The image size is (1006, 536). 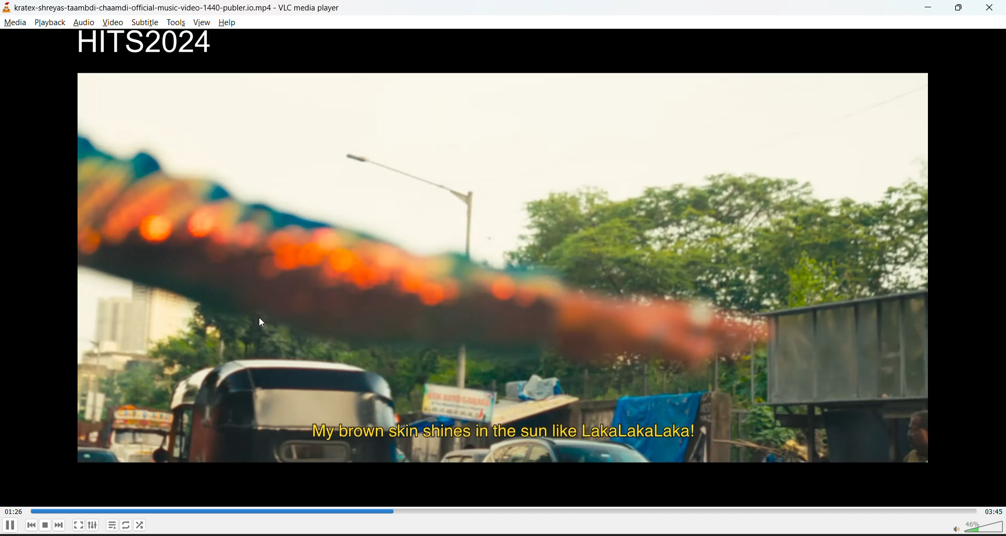 I want to click on random, so click(x=142, y=527).